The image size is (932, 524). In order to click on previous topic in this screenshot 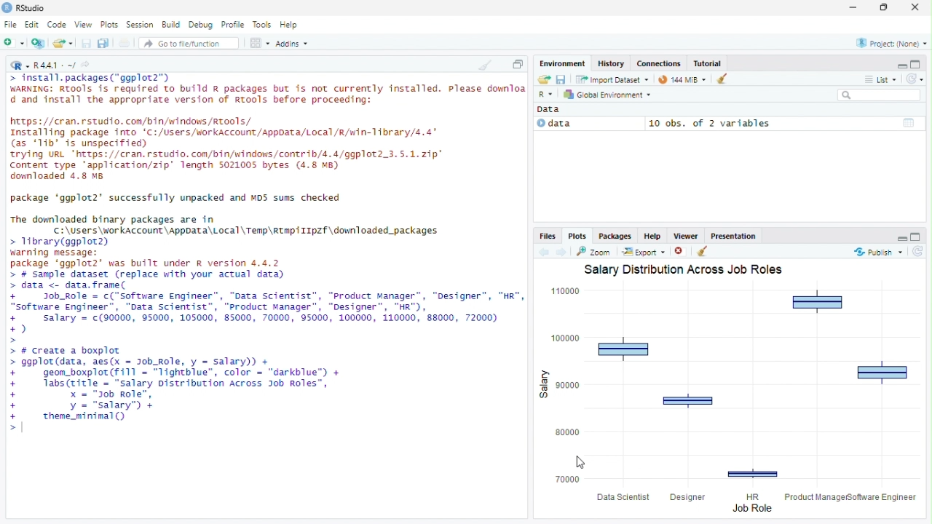, I will do `click(542, 253)`.